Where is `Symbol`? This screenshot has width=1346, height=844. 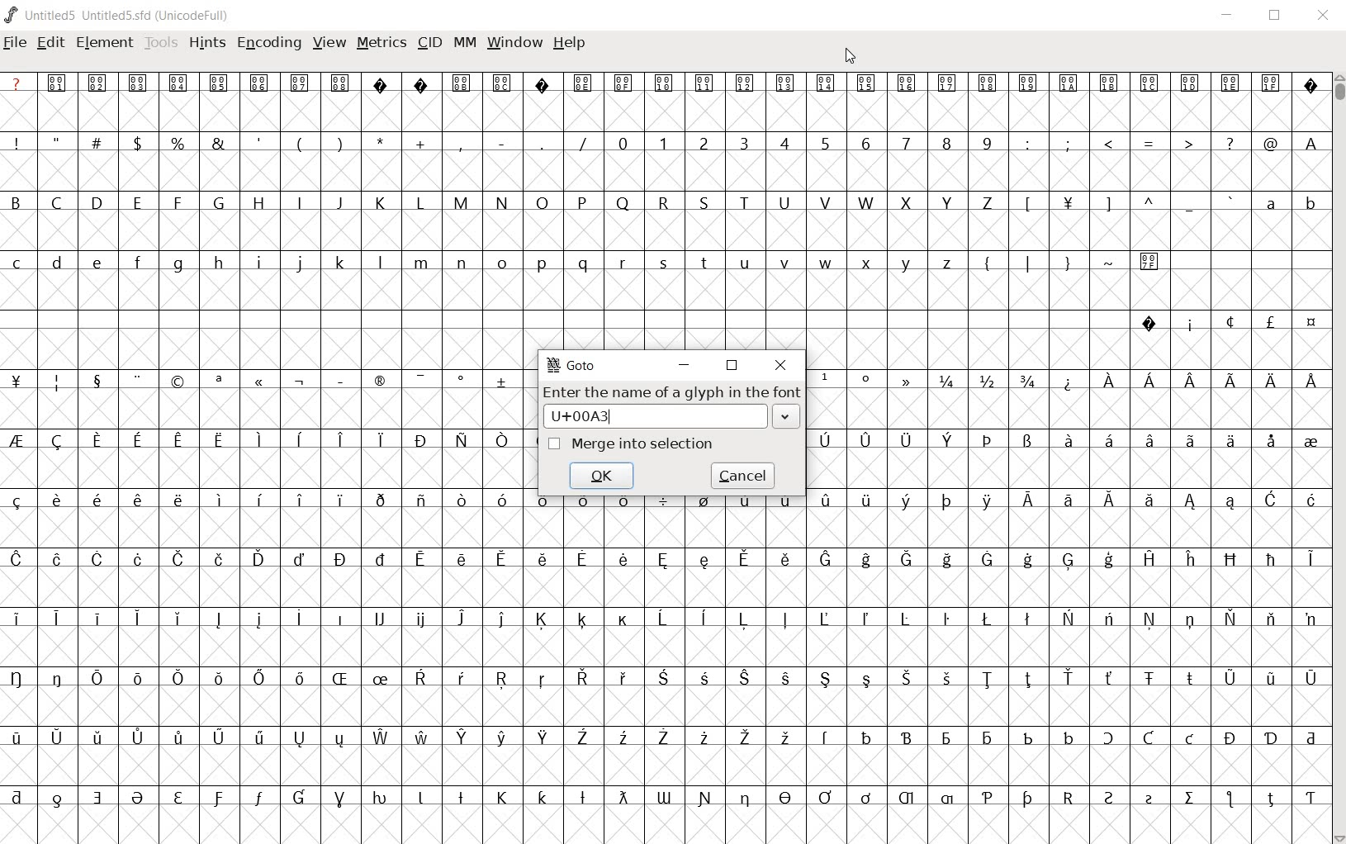 Symbol is located at coordinates (179, 559).